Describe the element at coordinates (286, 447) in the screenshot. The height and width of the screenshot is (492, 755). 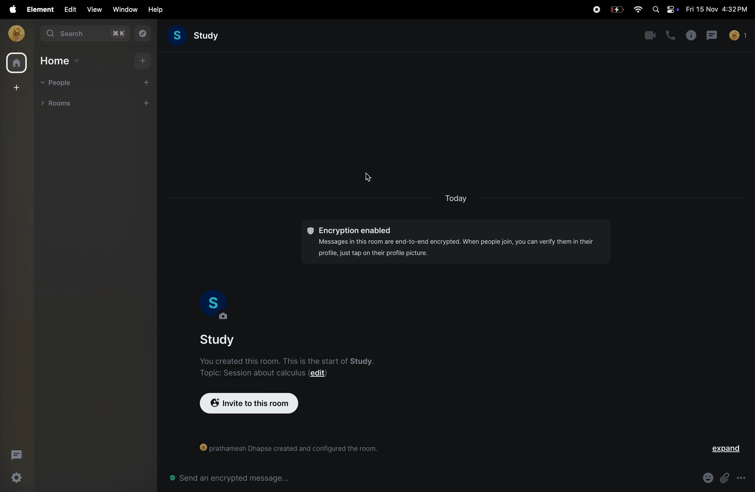
I see `user configuration` at that location.